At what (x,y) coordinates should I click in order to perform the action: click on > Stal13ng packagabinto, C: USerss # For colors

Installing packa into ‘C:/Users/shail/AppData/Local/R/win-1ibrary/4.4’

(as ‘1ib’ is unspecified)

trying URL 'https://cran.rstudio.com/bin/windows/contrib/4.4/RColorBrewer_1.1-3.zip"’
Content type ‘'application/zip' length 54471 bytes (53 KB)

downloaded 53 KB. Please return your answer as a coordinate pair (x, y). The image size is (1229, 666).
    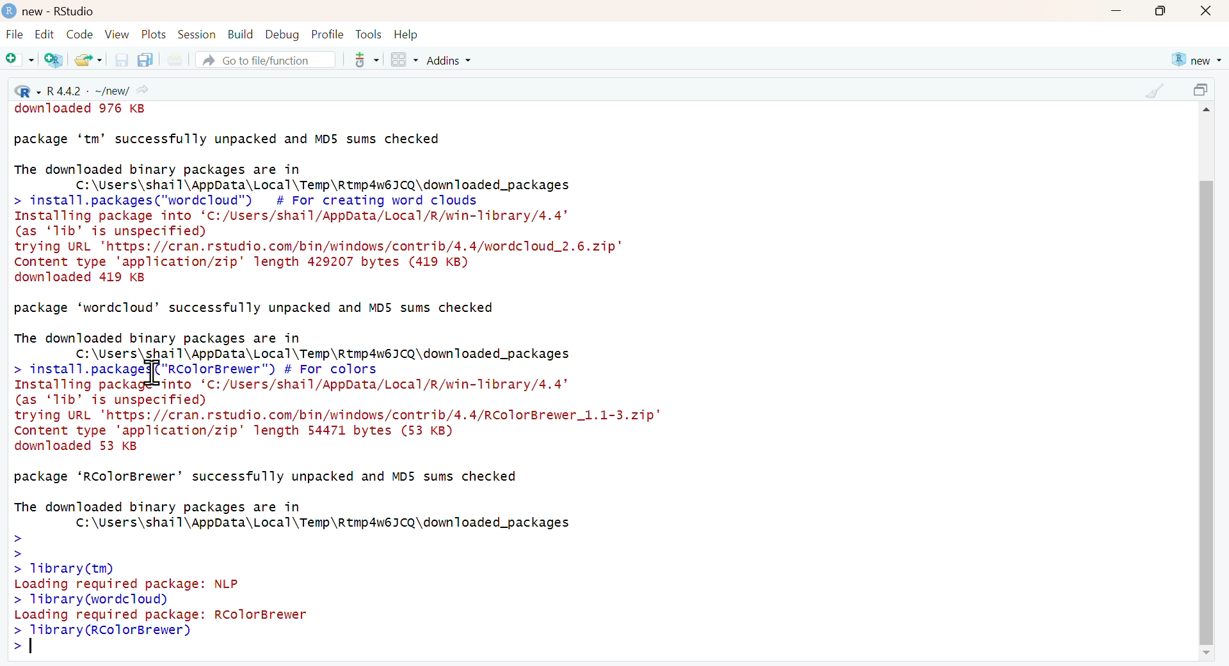
    Looking at the image, I should click on (340, 410).